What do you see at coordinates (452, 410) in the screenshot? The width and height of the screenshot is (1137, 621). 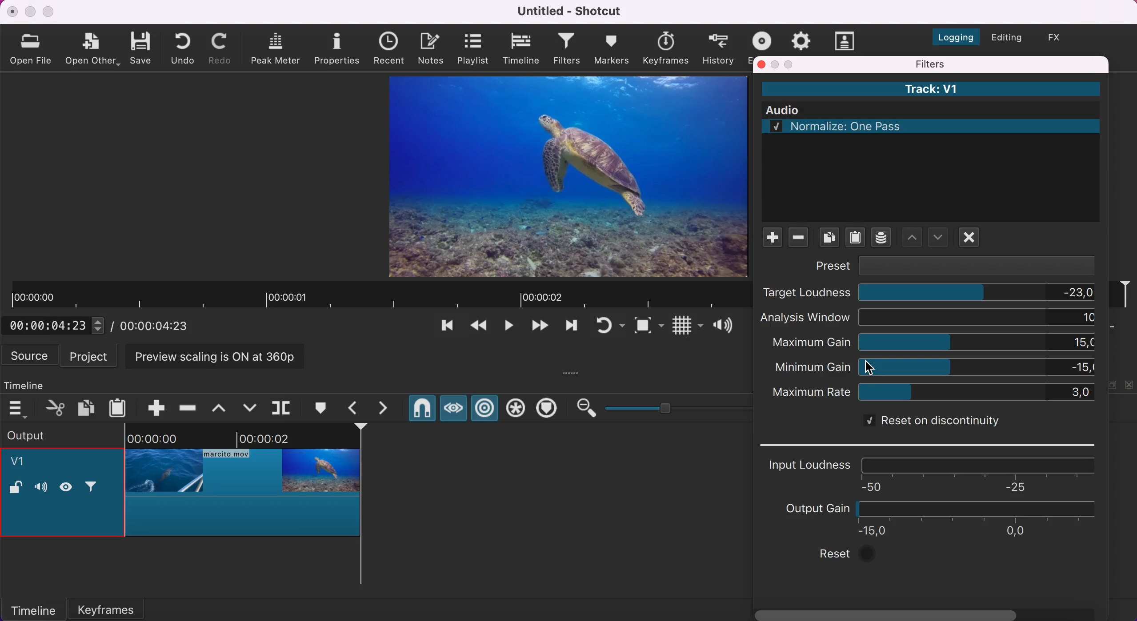 I see `scrub while draggins` at bounding box center [452, 410].